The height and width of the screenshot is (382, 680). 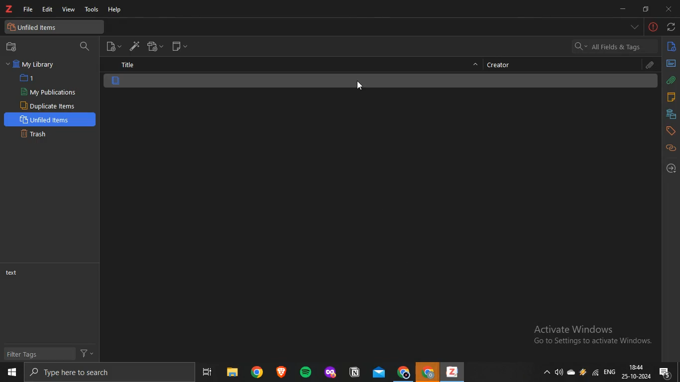 I want to click on close, so click(x=669, y=9).